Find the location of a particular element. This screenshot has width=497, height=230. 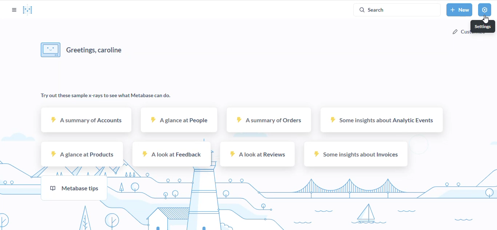

settings is located at coordinates (483, 26).